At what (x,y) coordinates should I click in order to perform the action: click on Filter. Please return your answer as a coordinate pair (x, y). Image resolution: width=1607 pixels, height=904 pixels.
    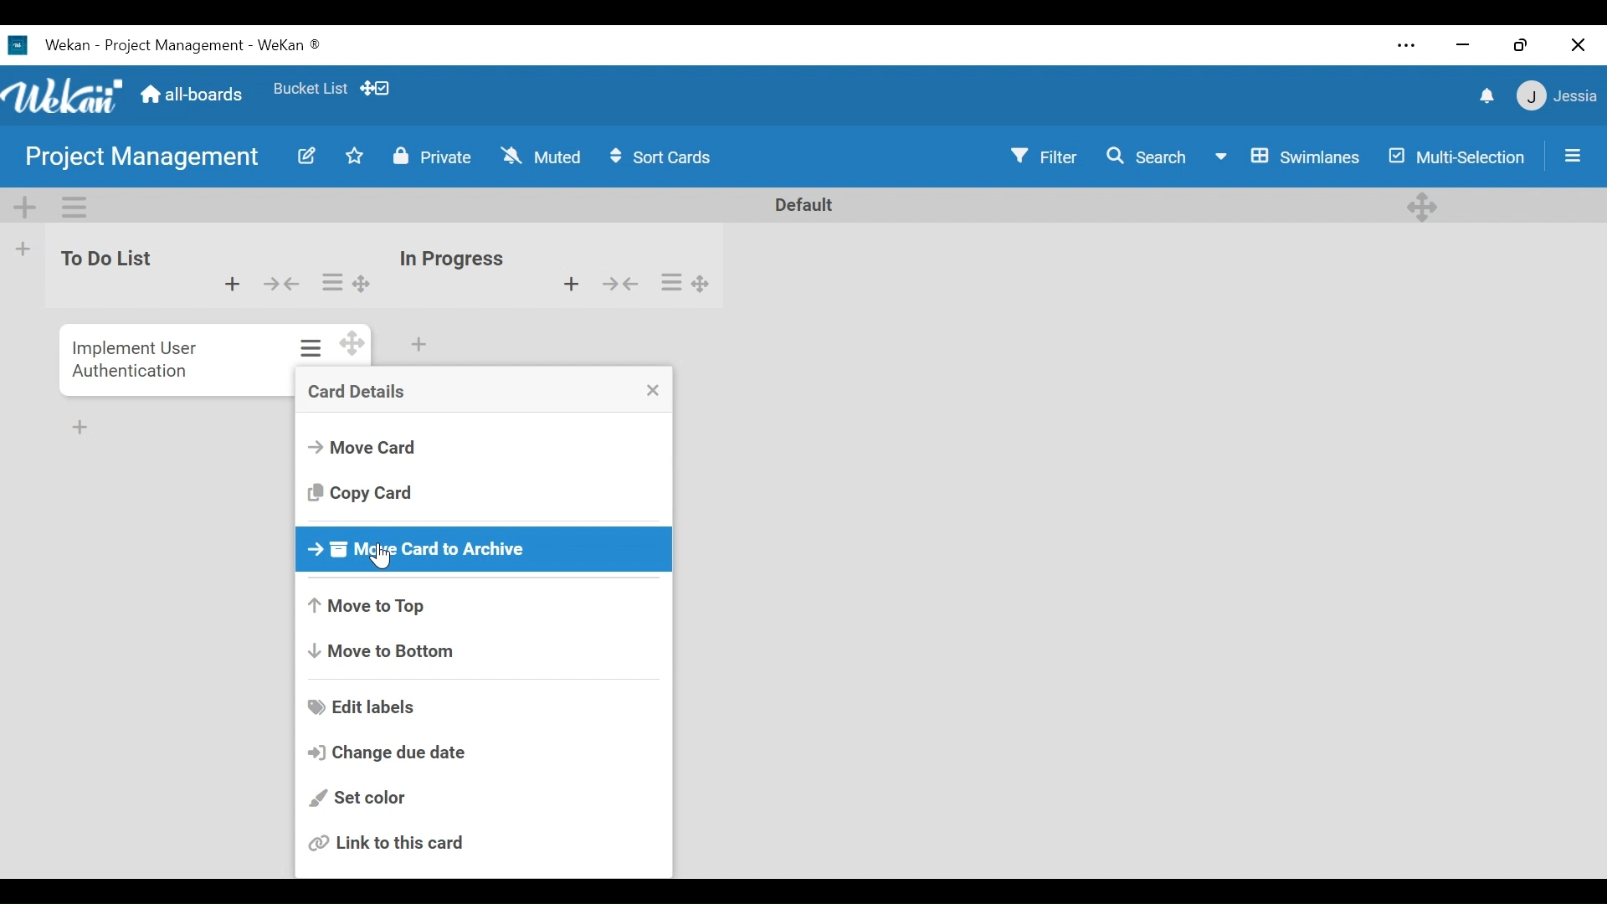
    Looking at the image, I should click on (1044, 157).